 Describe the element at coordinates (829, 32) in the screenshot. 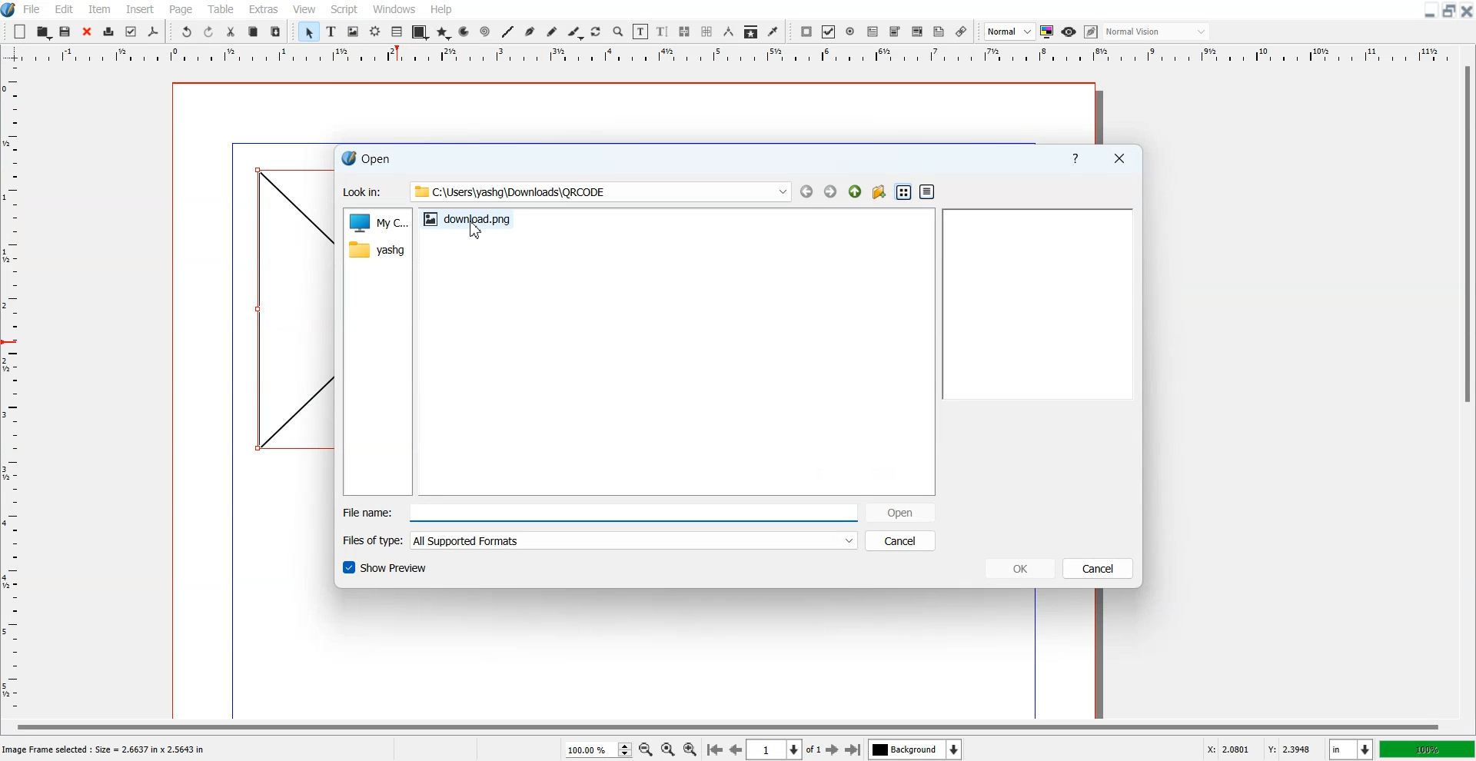

I see `PDF Check Box` at that location.